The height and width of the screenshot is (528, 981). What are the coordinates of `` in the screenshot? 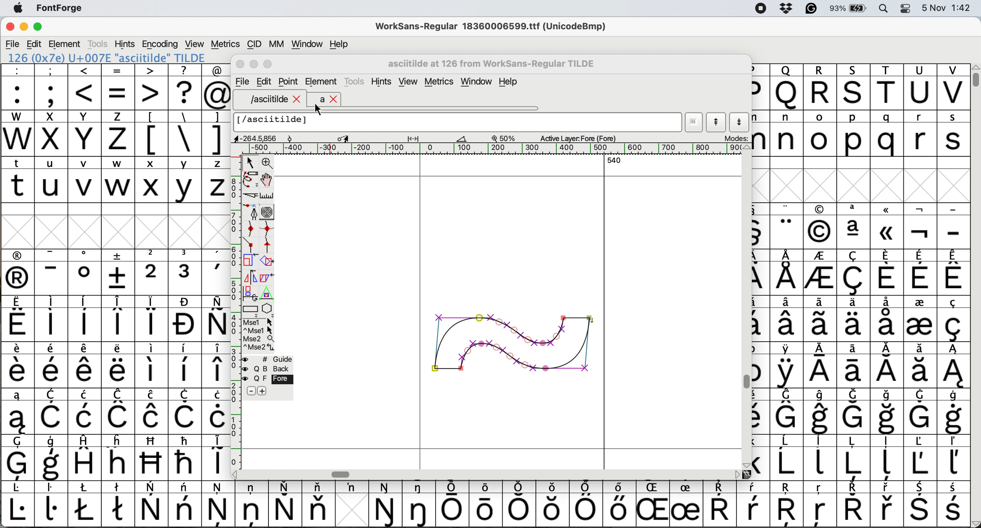 It's located at (855, 87).